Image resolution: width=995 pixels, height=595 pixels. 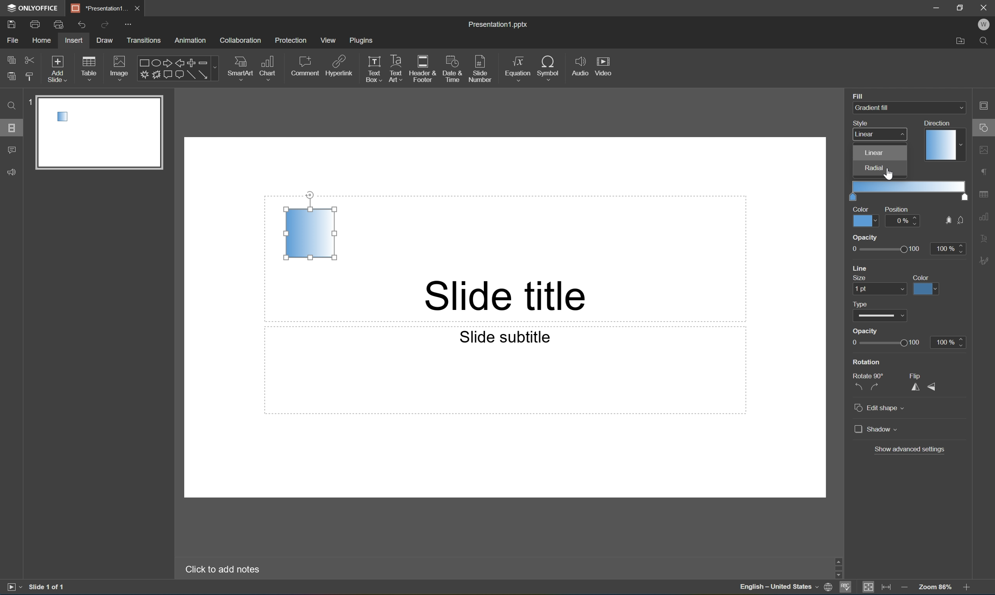 I want to click on ONLYOFFICE, so click(x=34, y=8).